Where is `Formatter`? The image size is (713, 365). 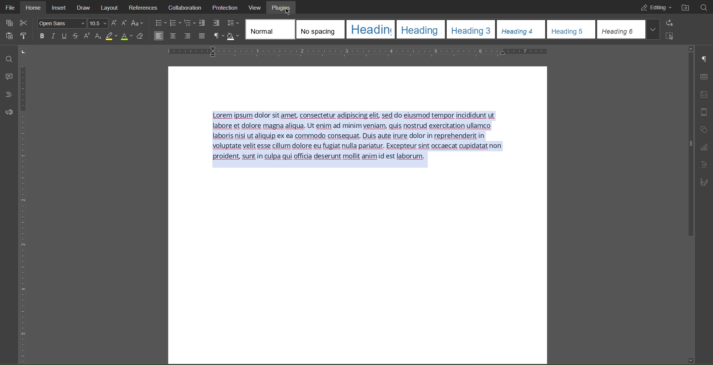
Formatter is located at coordinates (23, 36).